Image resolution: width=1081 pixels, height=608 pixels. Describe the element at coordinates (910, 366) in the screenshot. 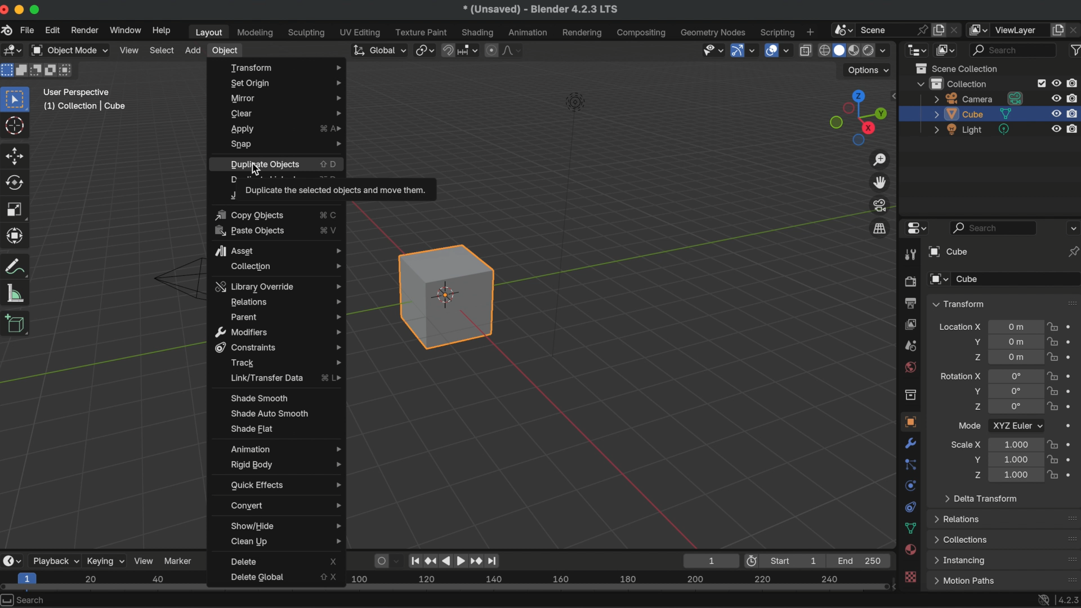

I see `world` at that location.